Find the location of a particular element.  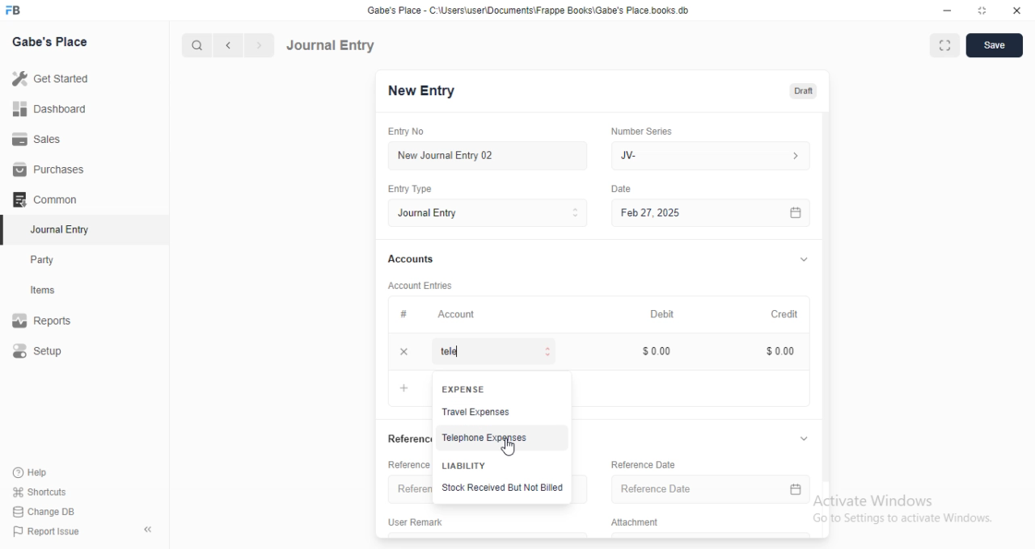

Help is located at coordinates (29, 472).